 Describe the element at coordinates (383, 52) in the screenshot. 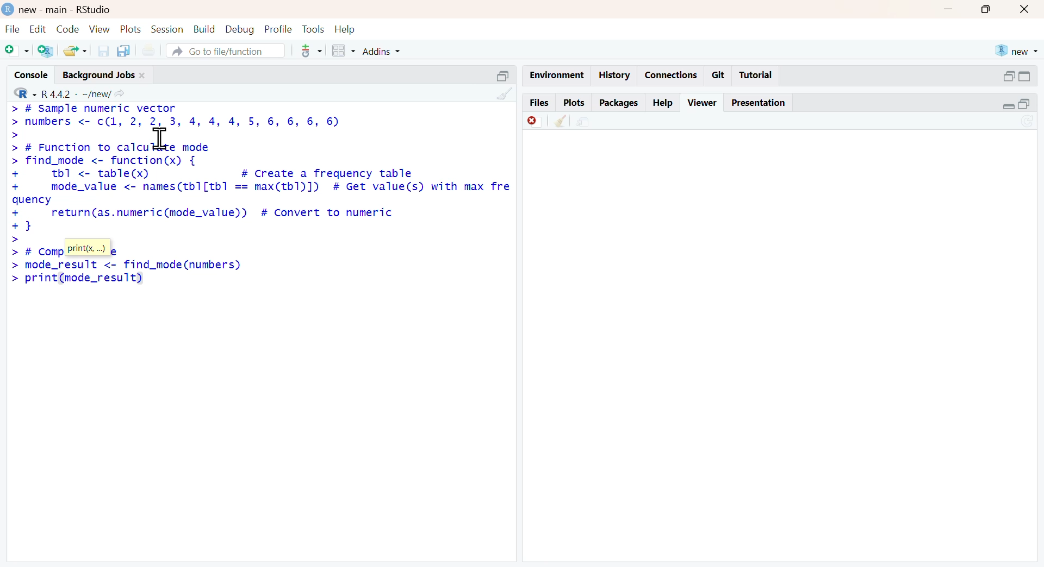

I see `addins` at that location.